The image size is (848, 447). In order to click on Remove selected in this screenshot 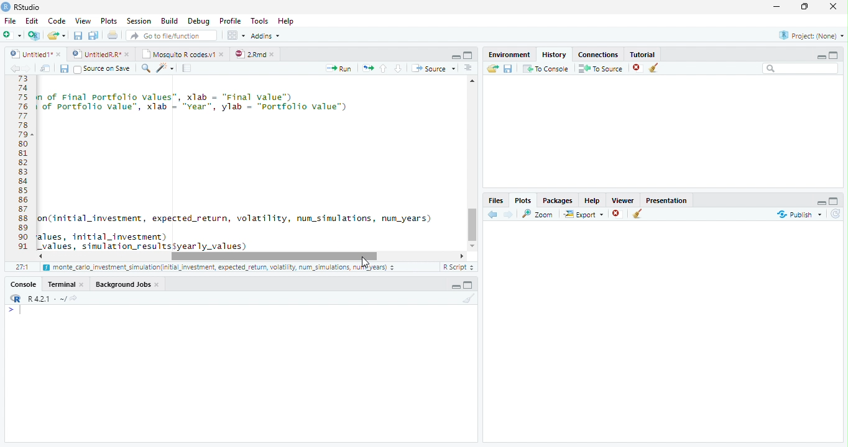, I will do `click(619, 214)`.